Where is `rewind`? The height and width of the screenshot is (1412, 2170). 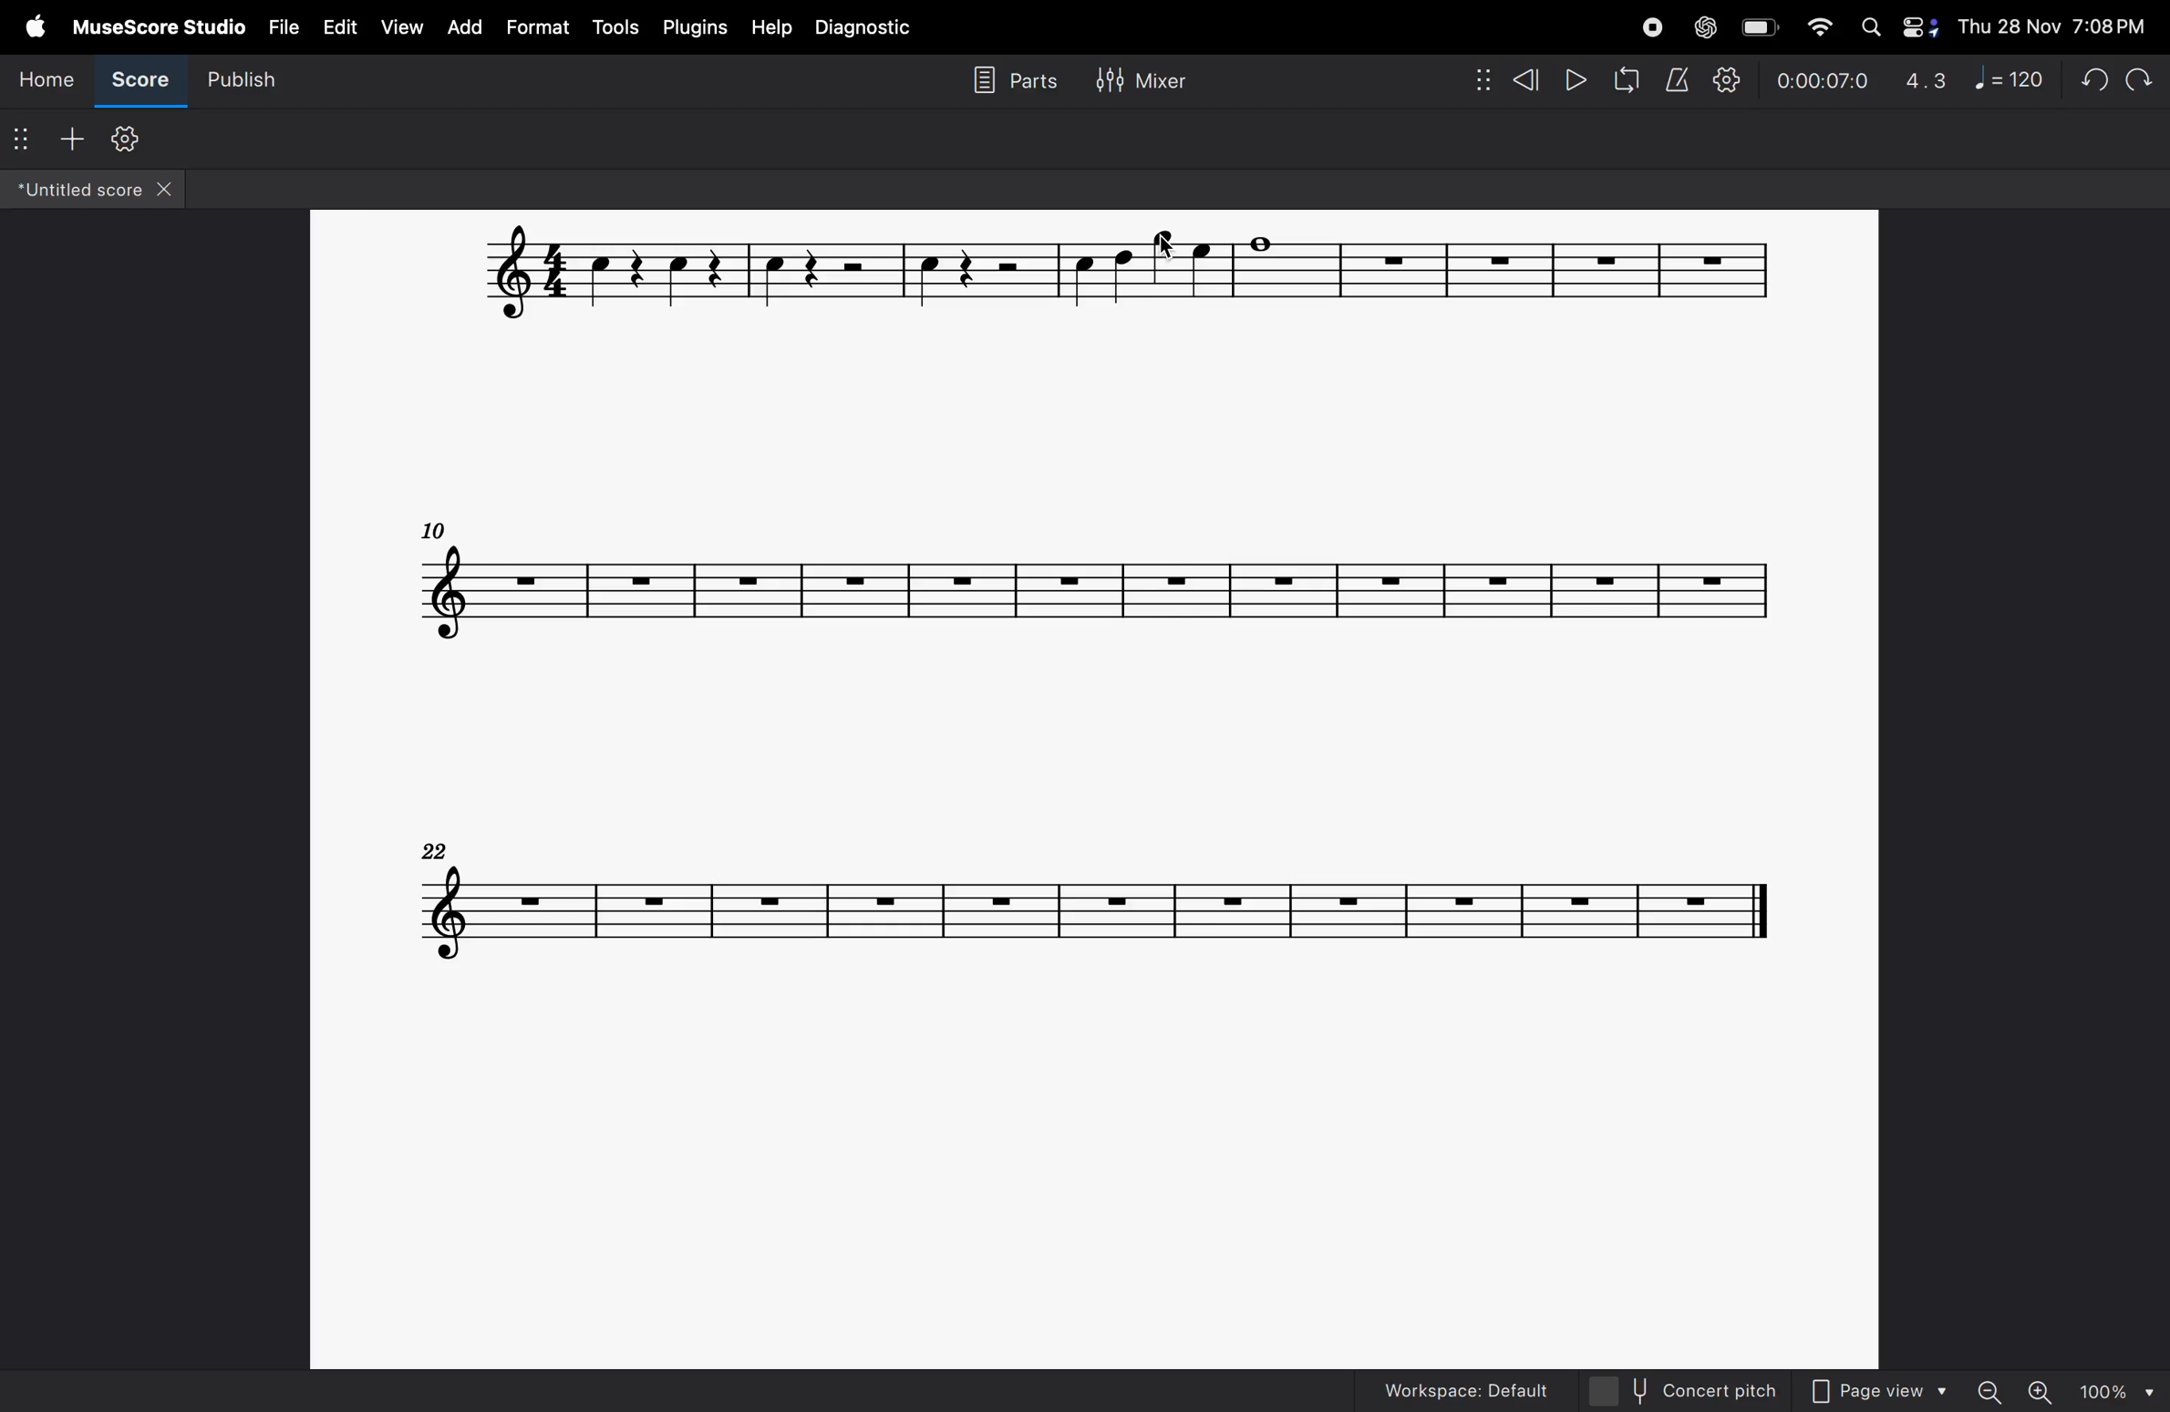
rewind is located at coordinates (1501, 78).